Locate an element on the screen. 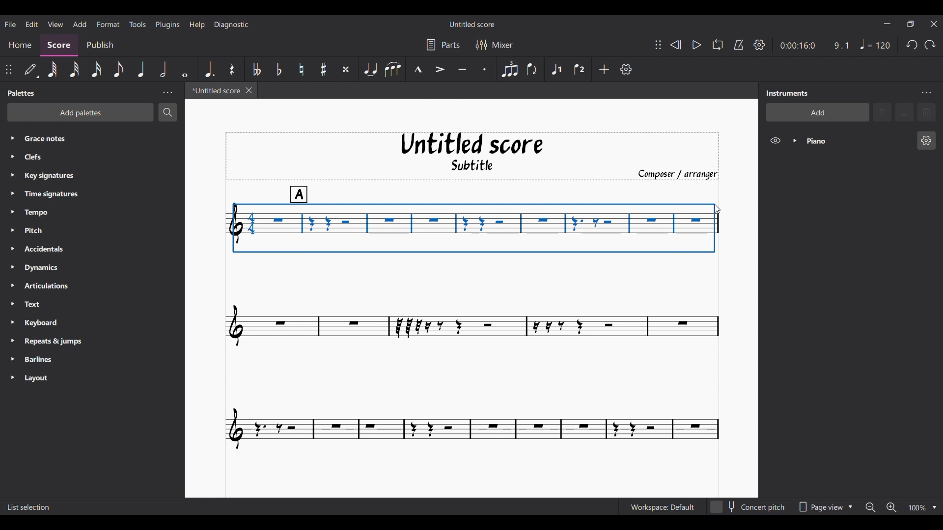  Current instrument is located at coordinates (856, 141).